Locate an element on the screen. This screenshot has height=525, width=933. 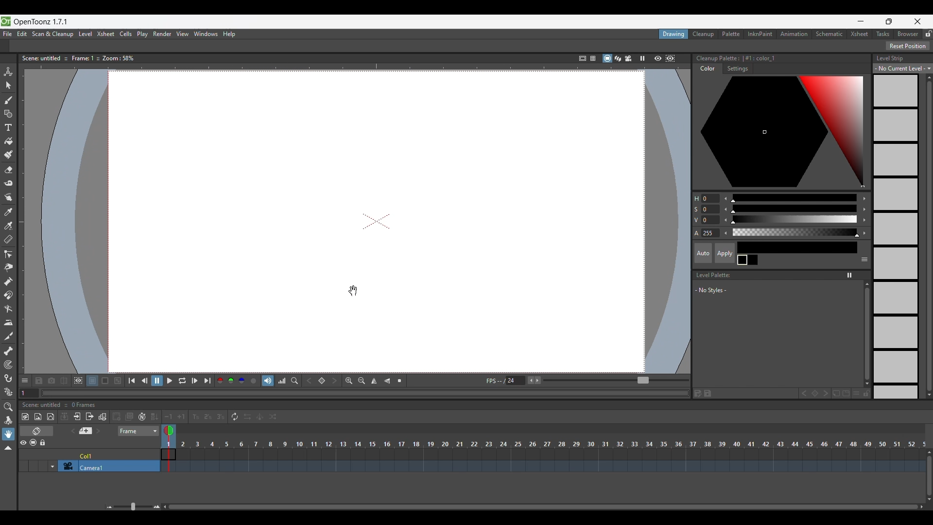
Next key is located at coordinates (335, 381).